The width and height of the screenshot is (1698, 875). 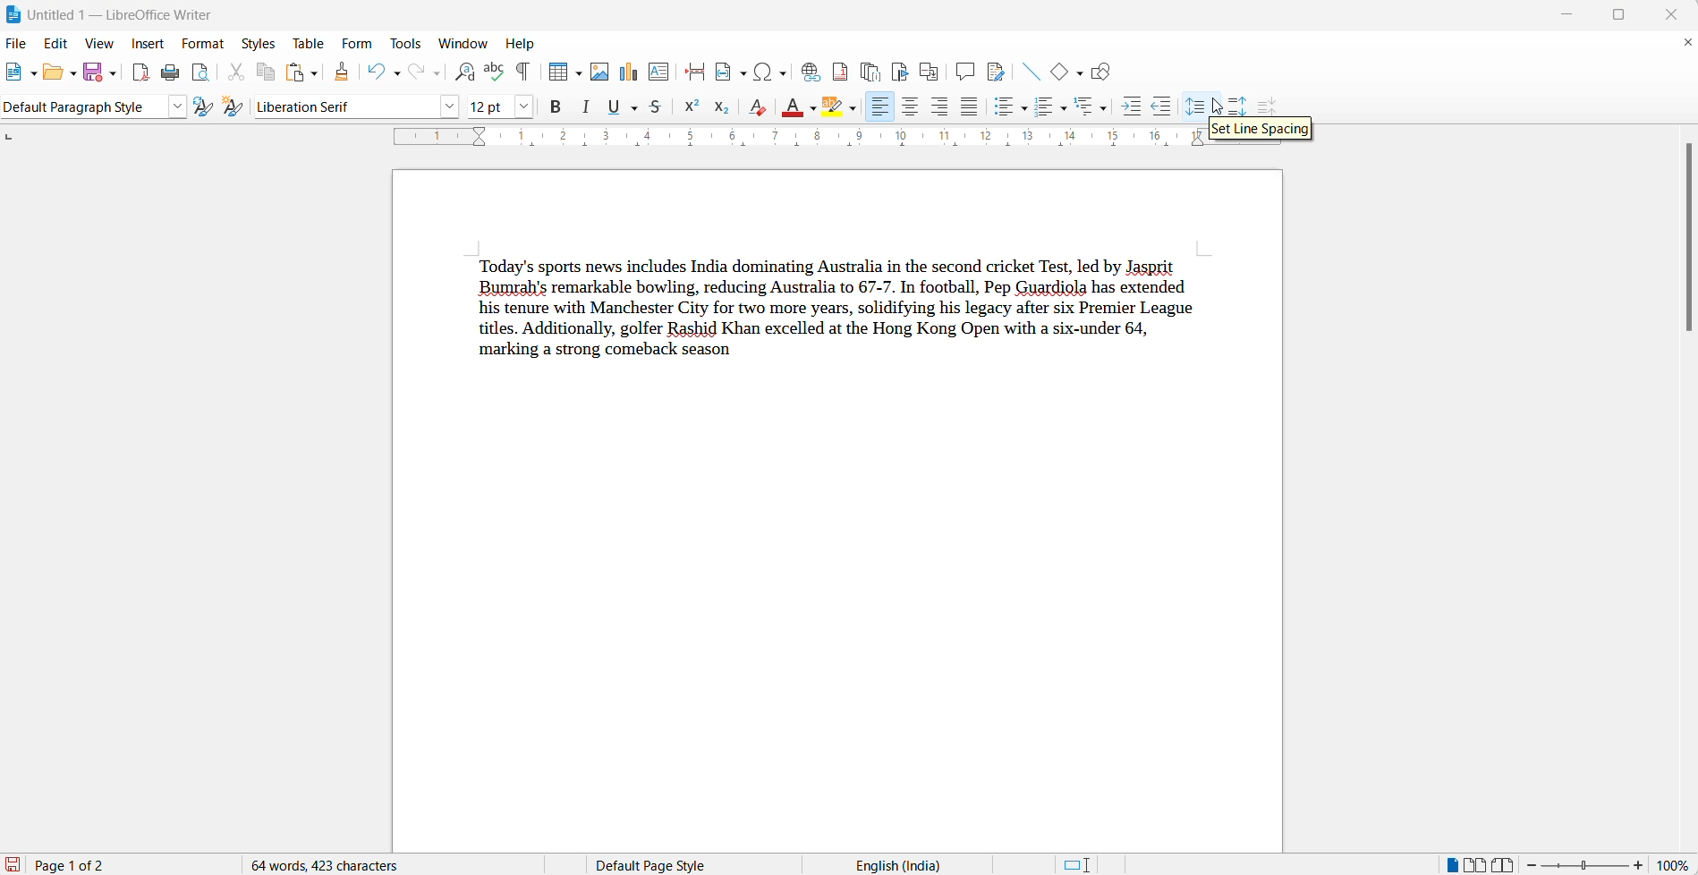 What do you see at coordinates (807, 70) in the screenshot?
I see `insert hyperlink` at bounding box center [807, 70].